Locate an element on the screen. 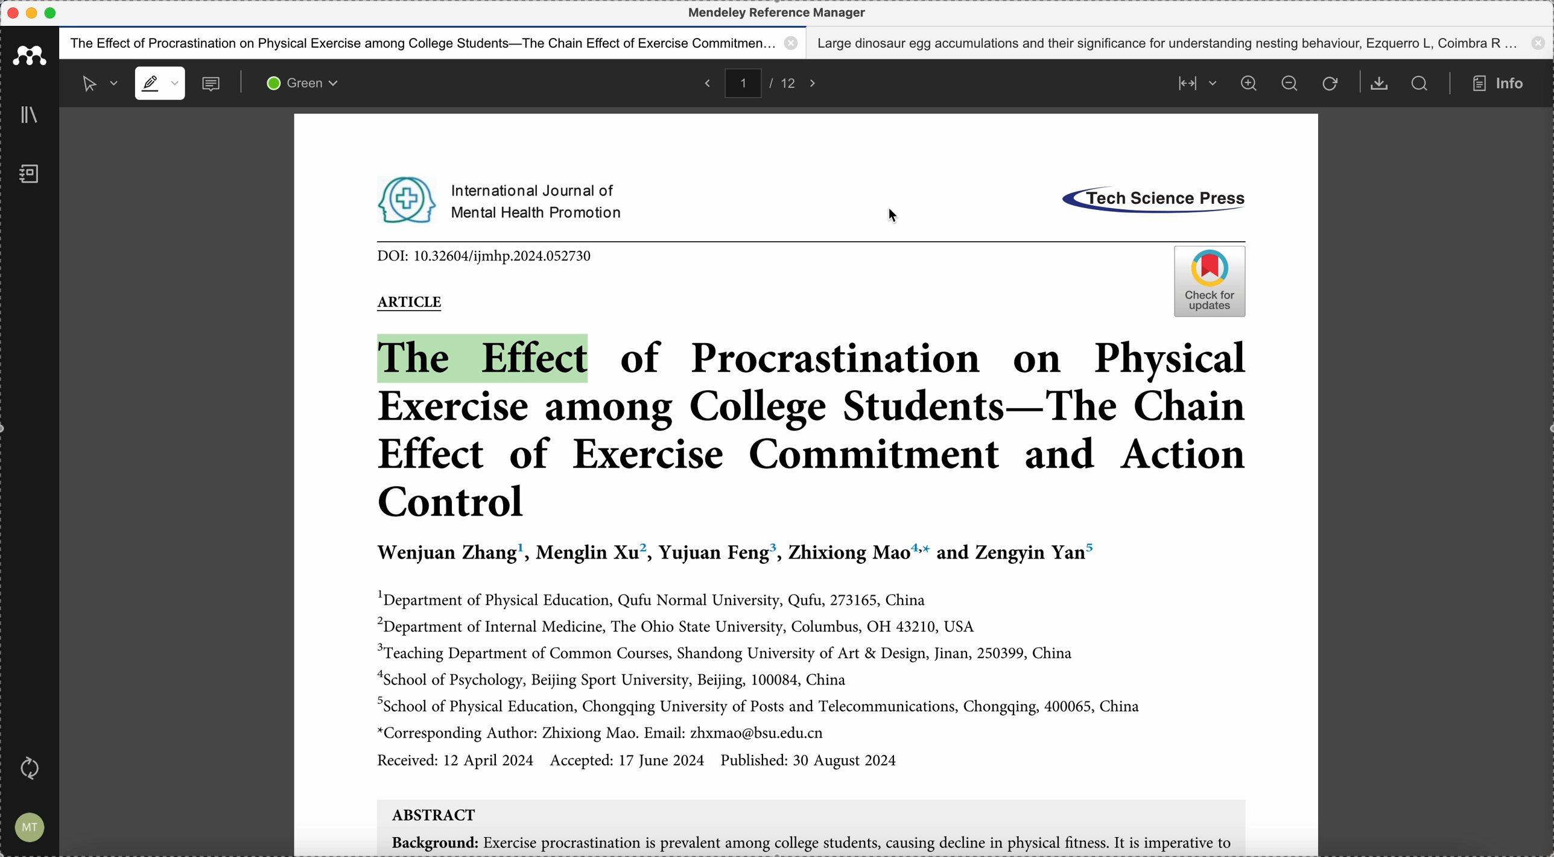 Image resolution: width=1554 pixels, height=857 pixels. library is located at coordinates (32, 116).